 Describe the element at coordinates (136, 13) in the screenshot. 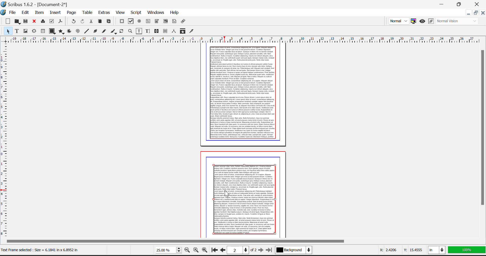

I see `Script` at that location.